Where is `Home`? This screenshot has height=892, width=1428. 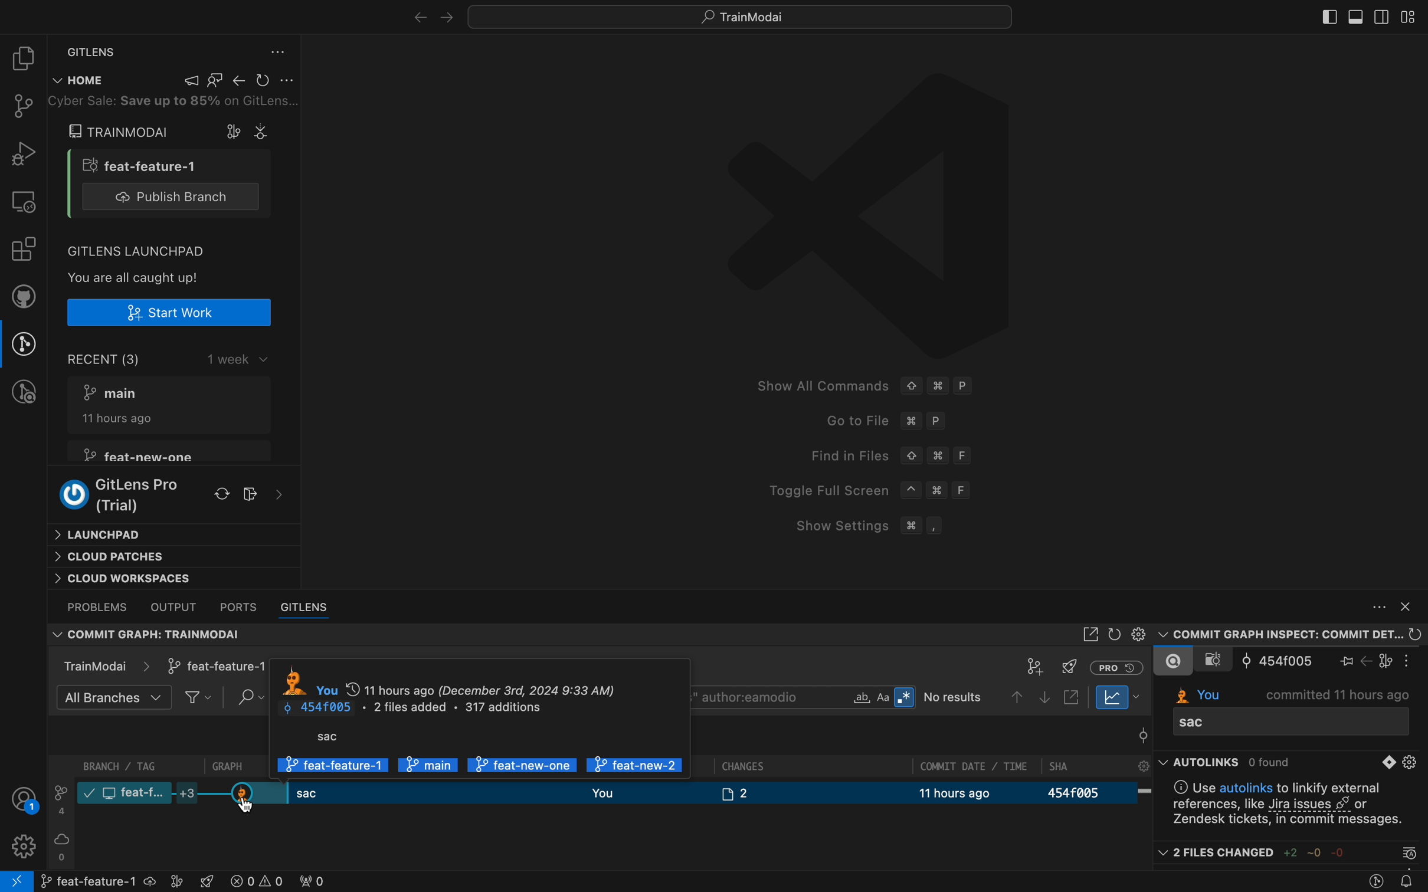
Home is located at coordinates (79, 81).